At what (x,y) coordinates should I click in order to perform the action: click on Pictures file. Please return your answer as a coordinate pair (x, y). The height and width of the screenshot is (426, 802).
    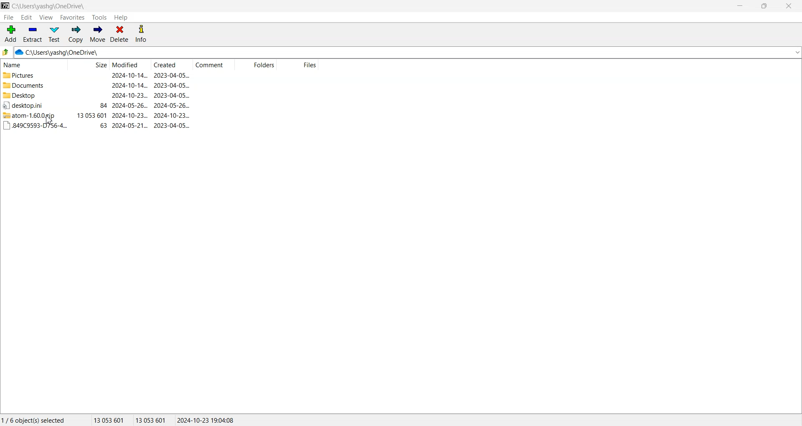
    Looking at the image, I should click on (32, 76).